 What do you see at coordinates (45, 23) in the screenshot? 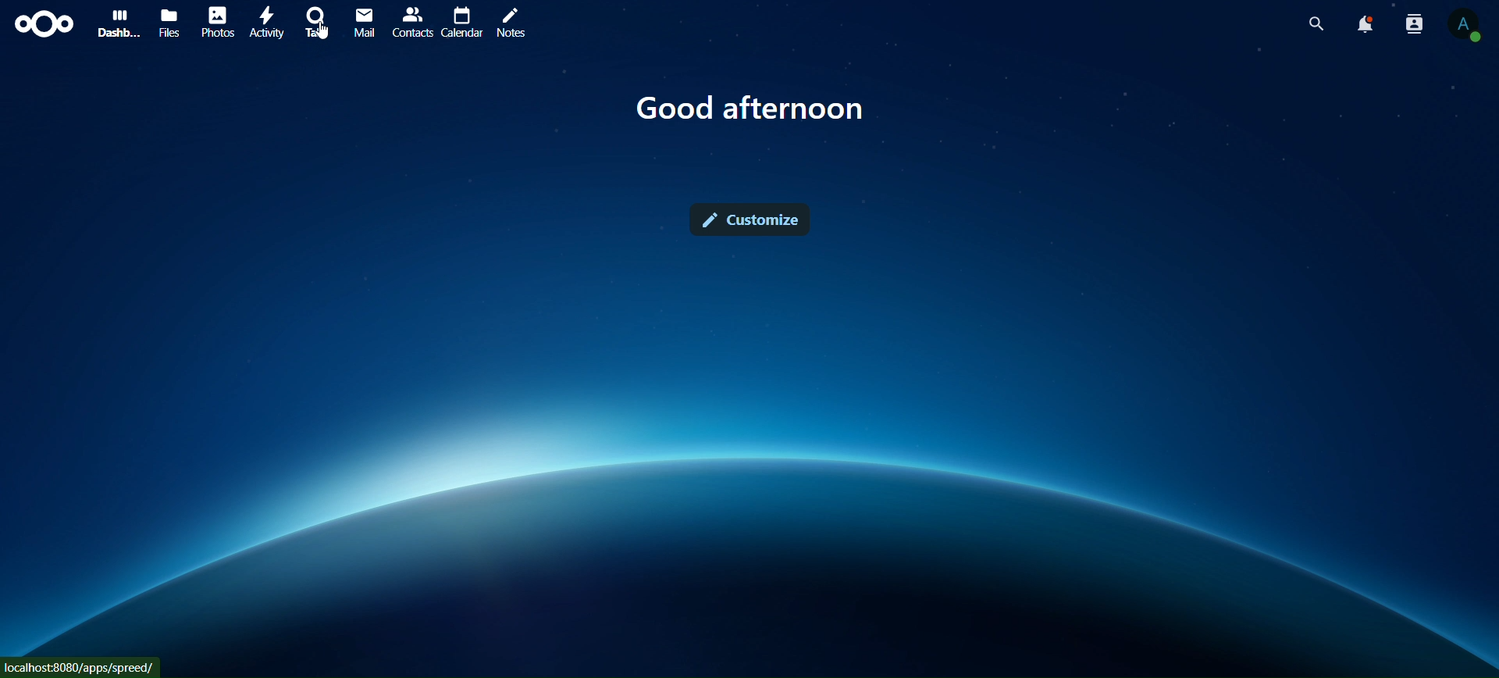
I see `logo` at bounding box center [45, 23].